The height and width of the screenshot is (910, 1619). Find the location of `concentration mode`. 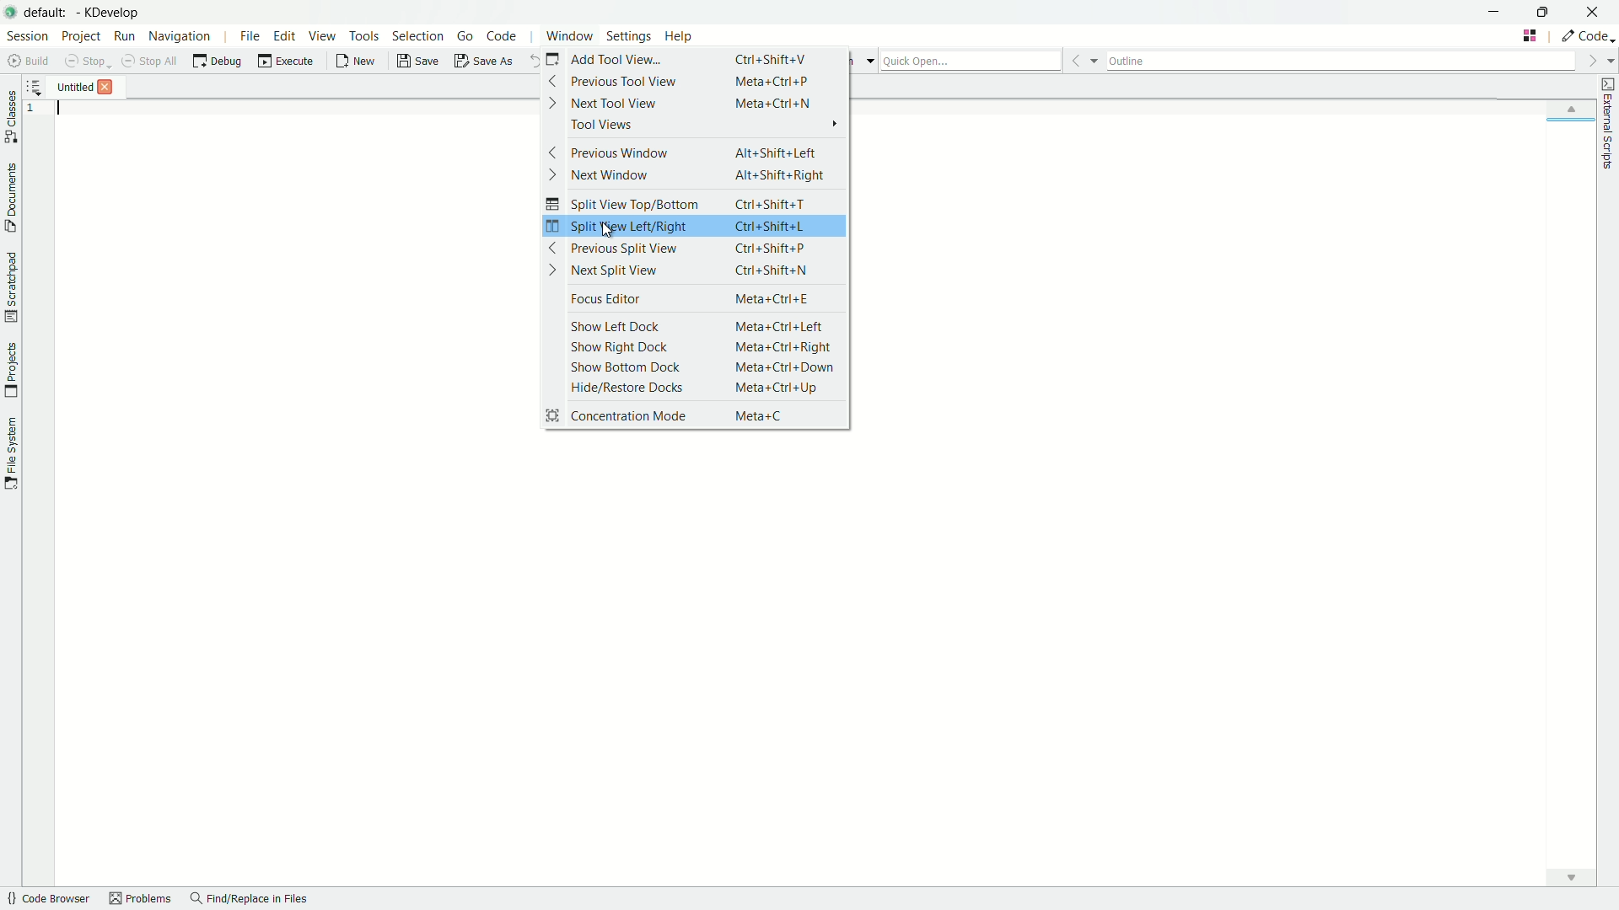

concentration mode is located at coordinates (619, 415).